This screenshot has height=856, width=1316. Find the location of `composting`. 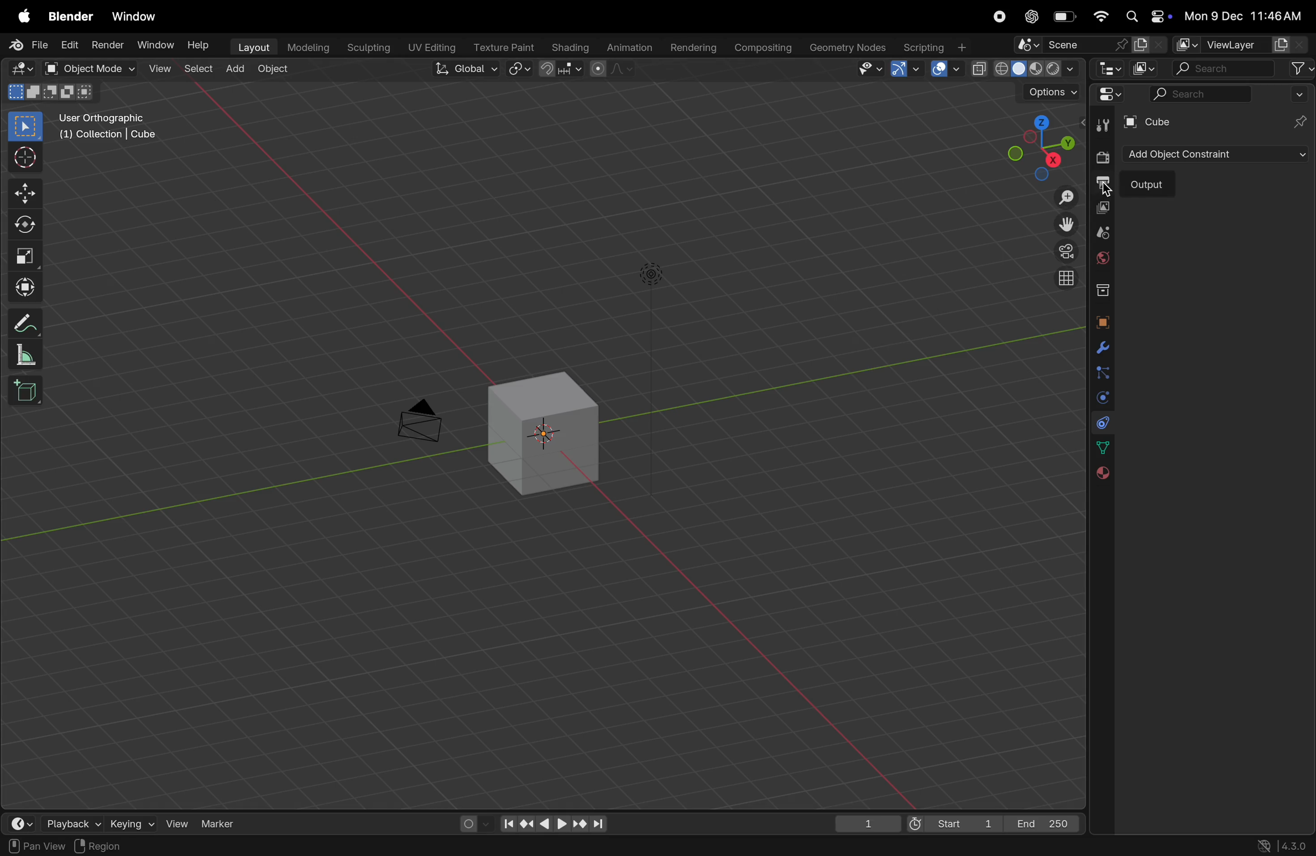

composting is located at coordinates (764, 48).